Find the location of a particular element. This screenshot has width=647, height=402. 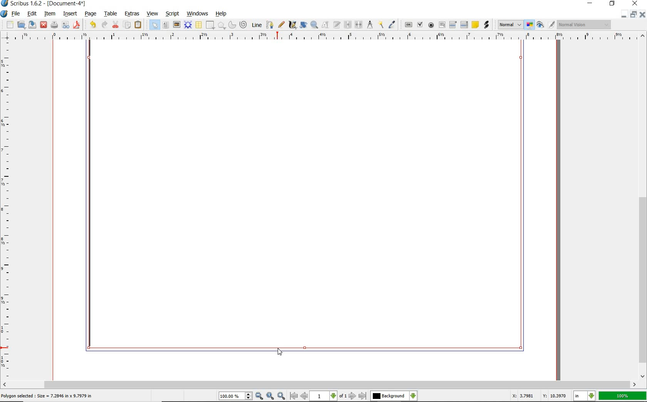

rotate item is located at coordinates (303, 25).